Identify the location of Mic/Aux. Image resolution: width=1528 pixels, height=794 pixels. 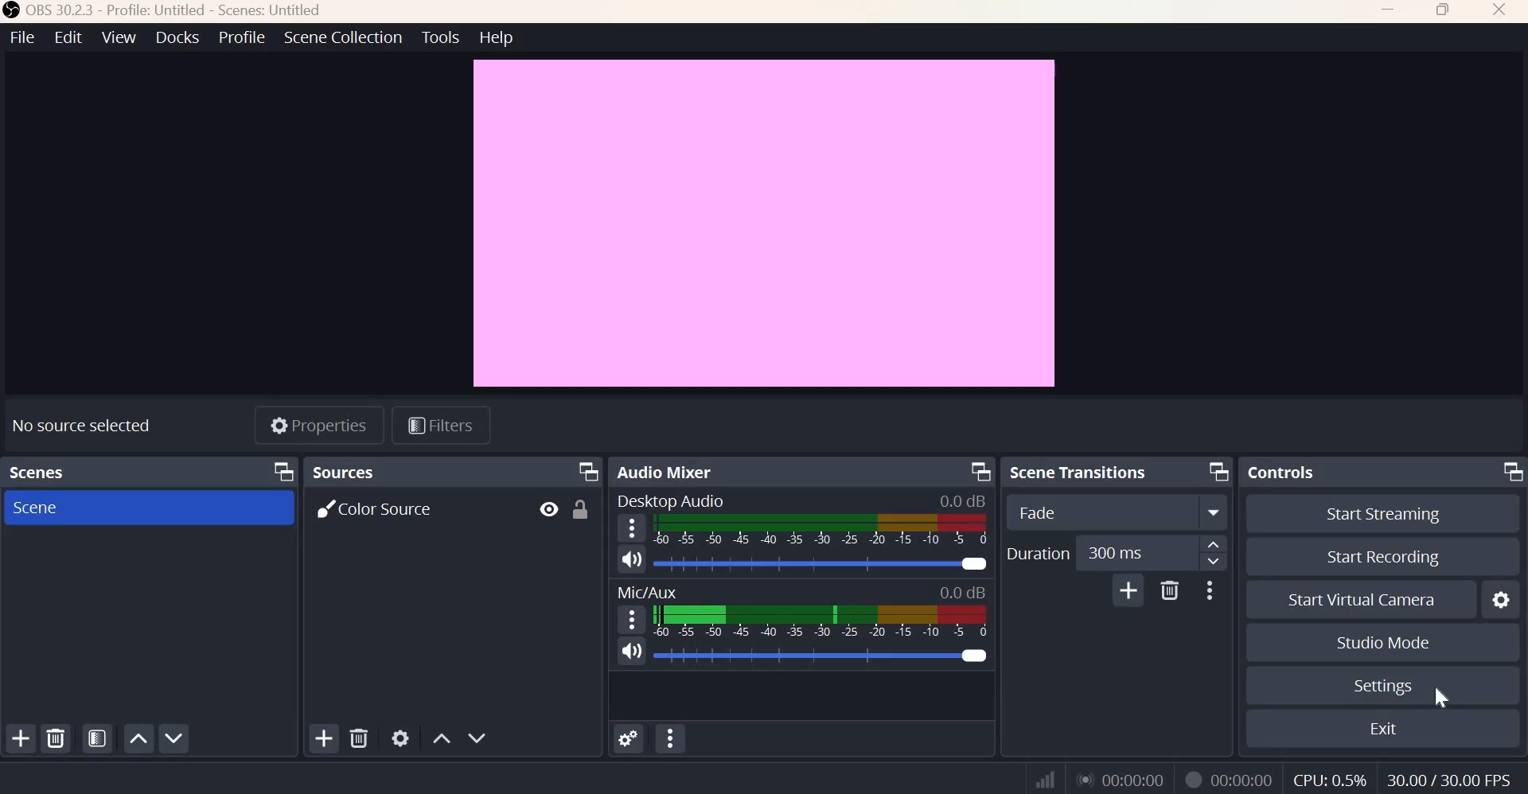
(645, 590).